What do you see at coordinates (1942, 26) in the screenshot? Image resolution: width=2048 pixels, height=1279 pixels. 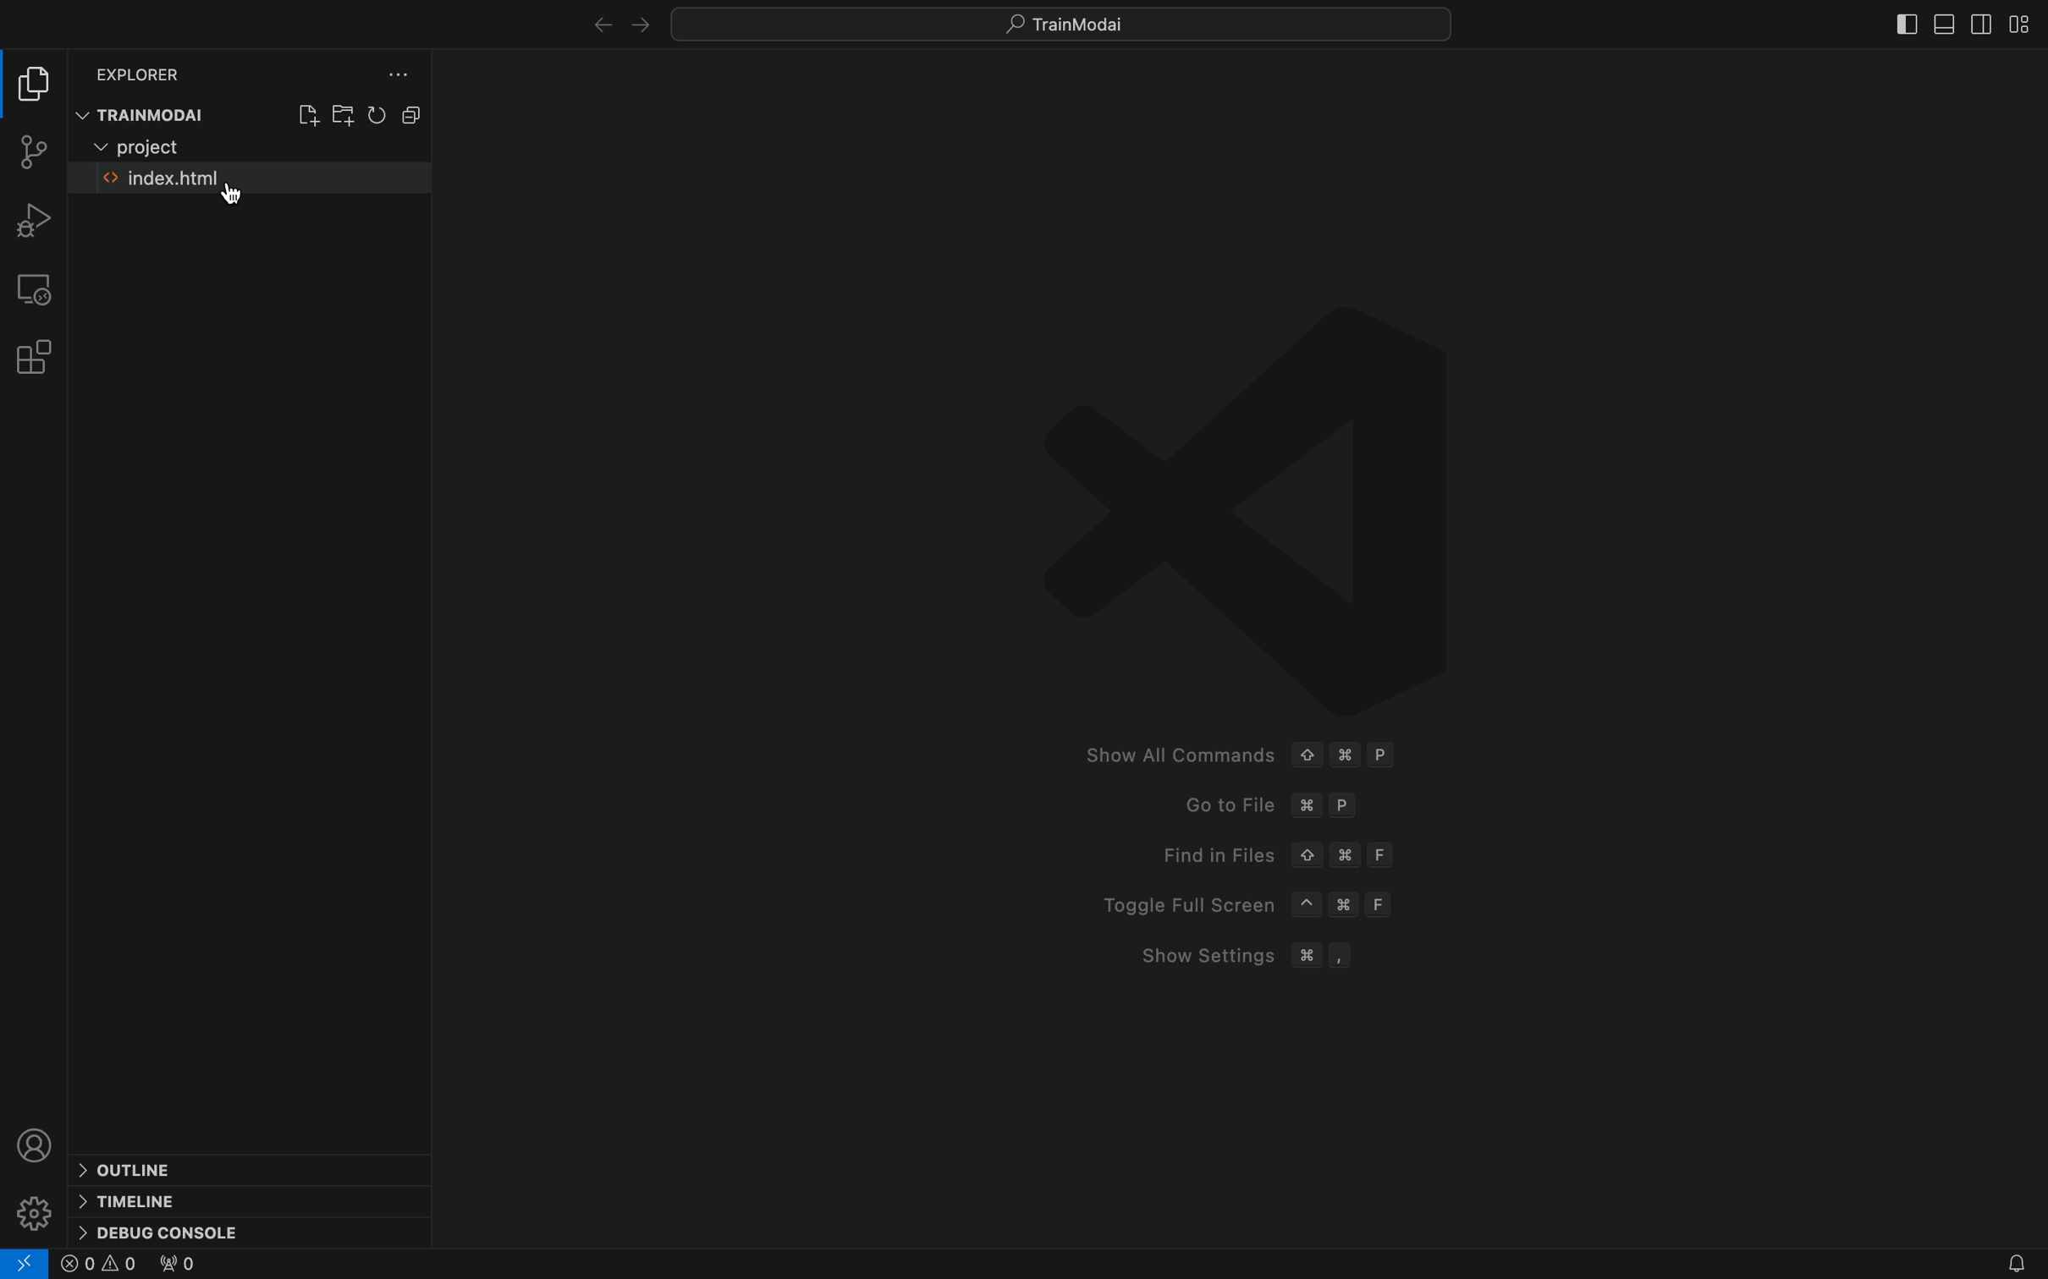 I see `` at bounding box center [1942, 26].